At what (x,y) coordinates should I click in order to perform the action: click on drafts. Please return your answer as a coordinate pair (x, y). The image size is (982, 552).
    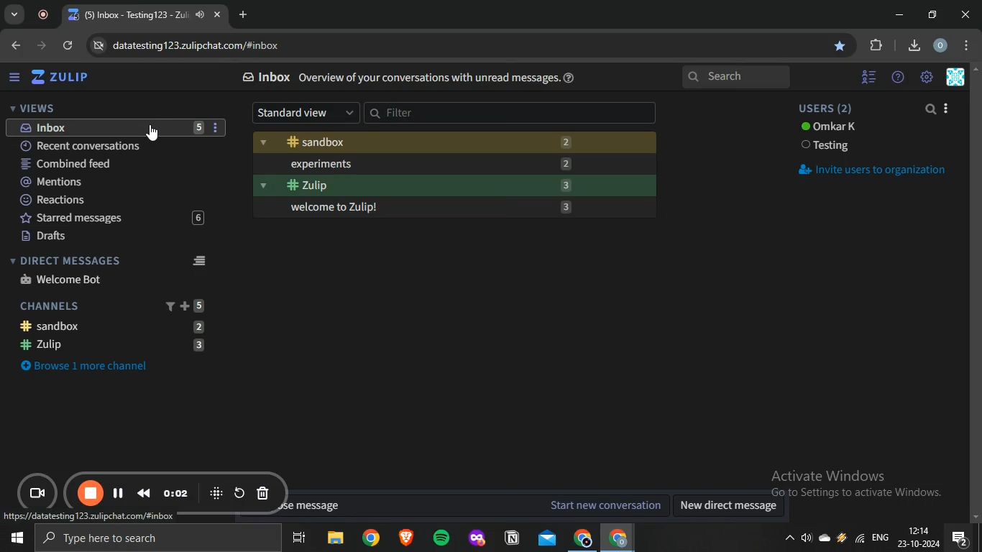
    Looking at the image, I should click on (109, 236).